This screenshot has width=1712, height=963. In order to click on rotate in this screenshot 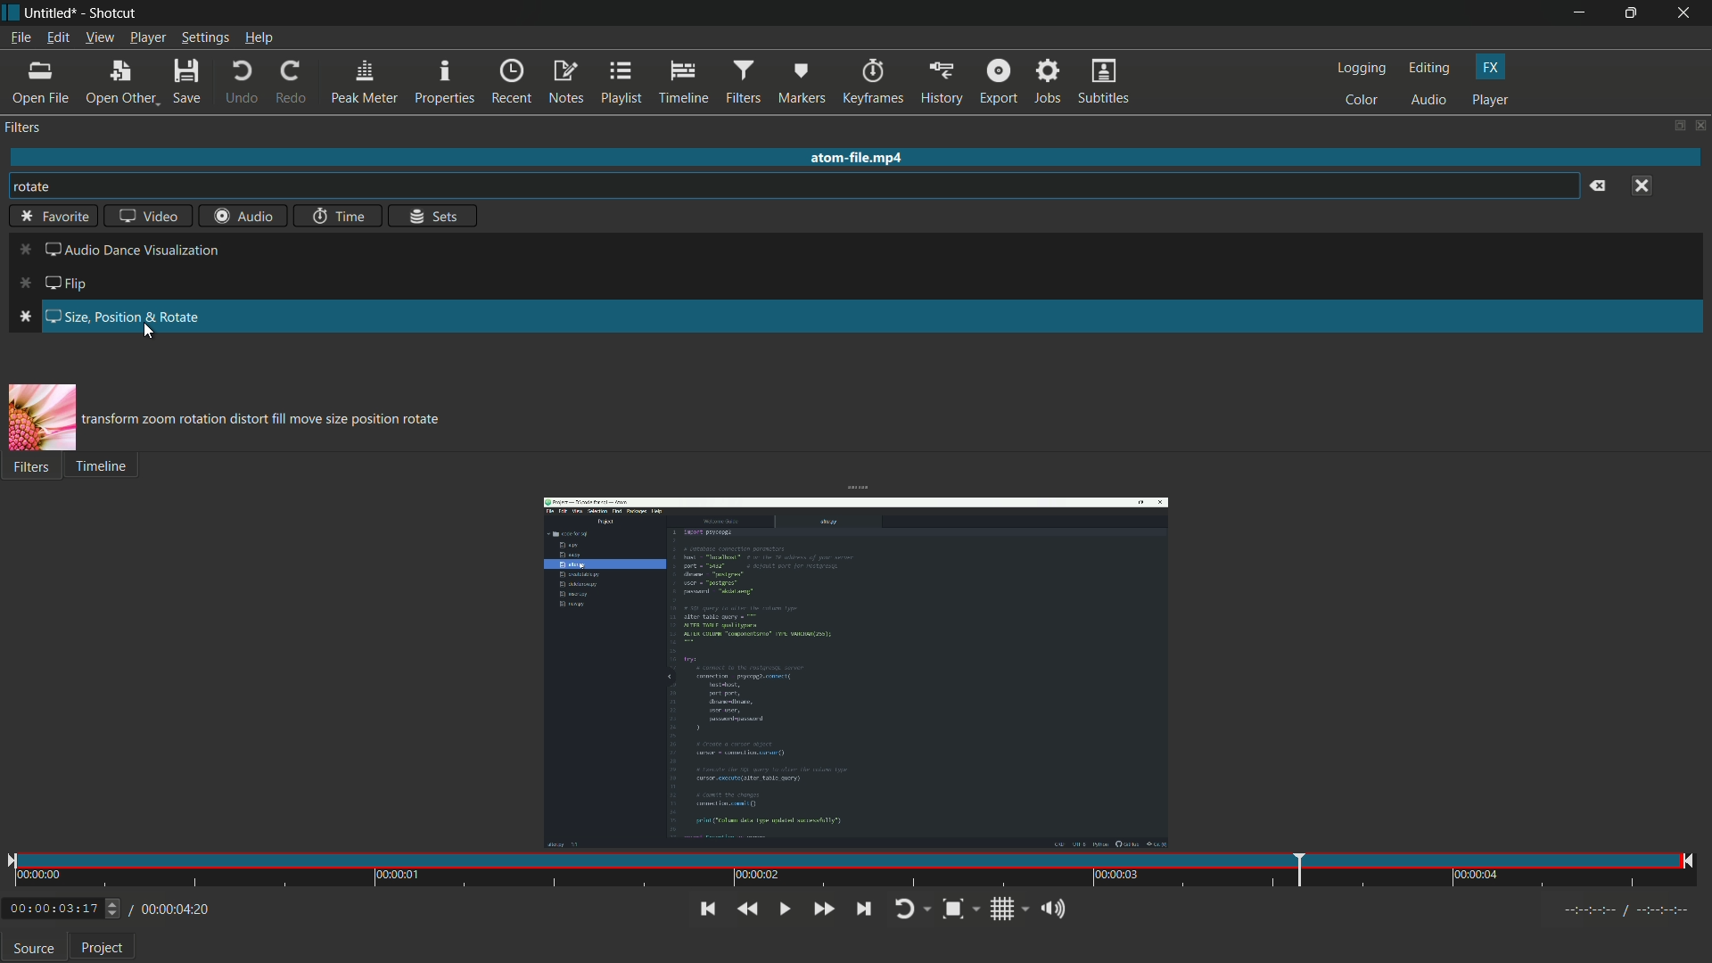, I will do `click(40, 185)`.